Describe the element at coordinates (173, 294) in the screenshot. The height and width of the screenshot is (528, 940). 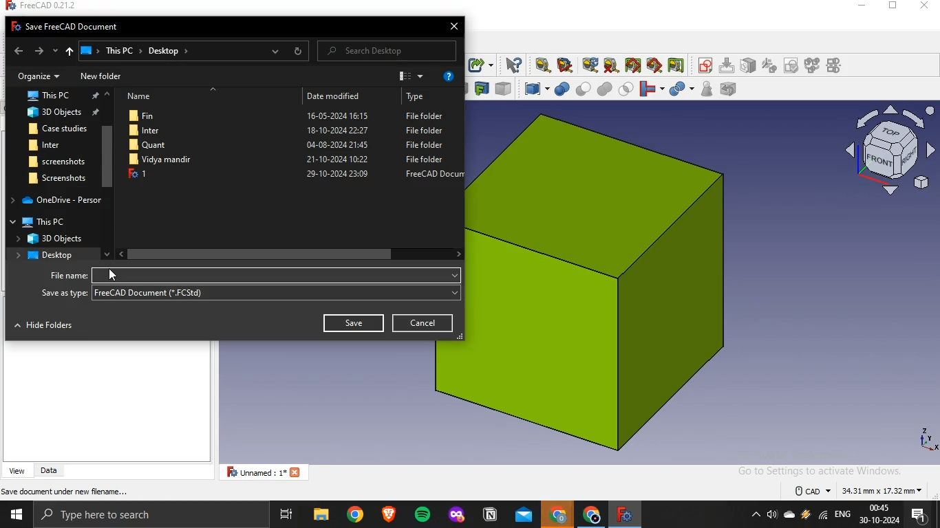
I see `freecad document` at that location.